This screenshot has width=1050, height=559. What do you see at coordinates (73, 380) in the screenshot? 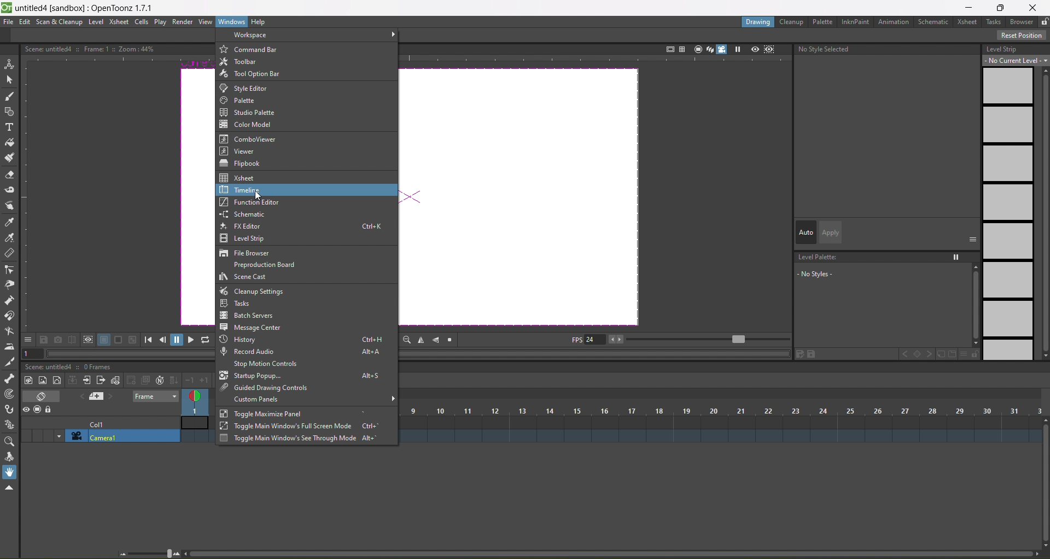
I see `collapse` at bounding box center [73, 380].